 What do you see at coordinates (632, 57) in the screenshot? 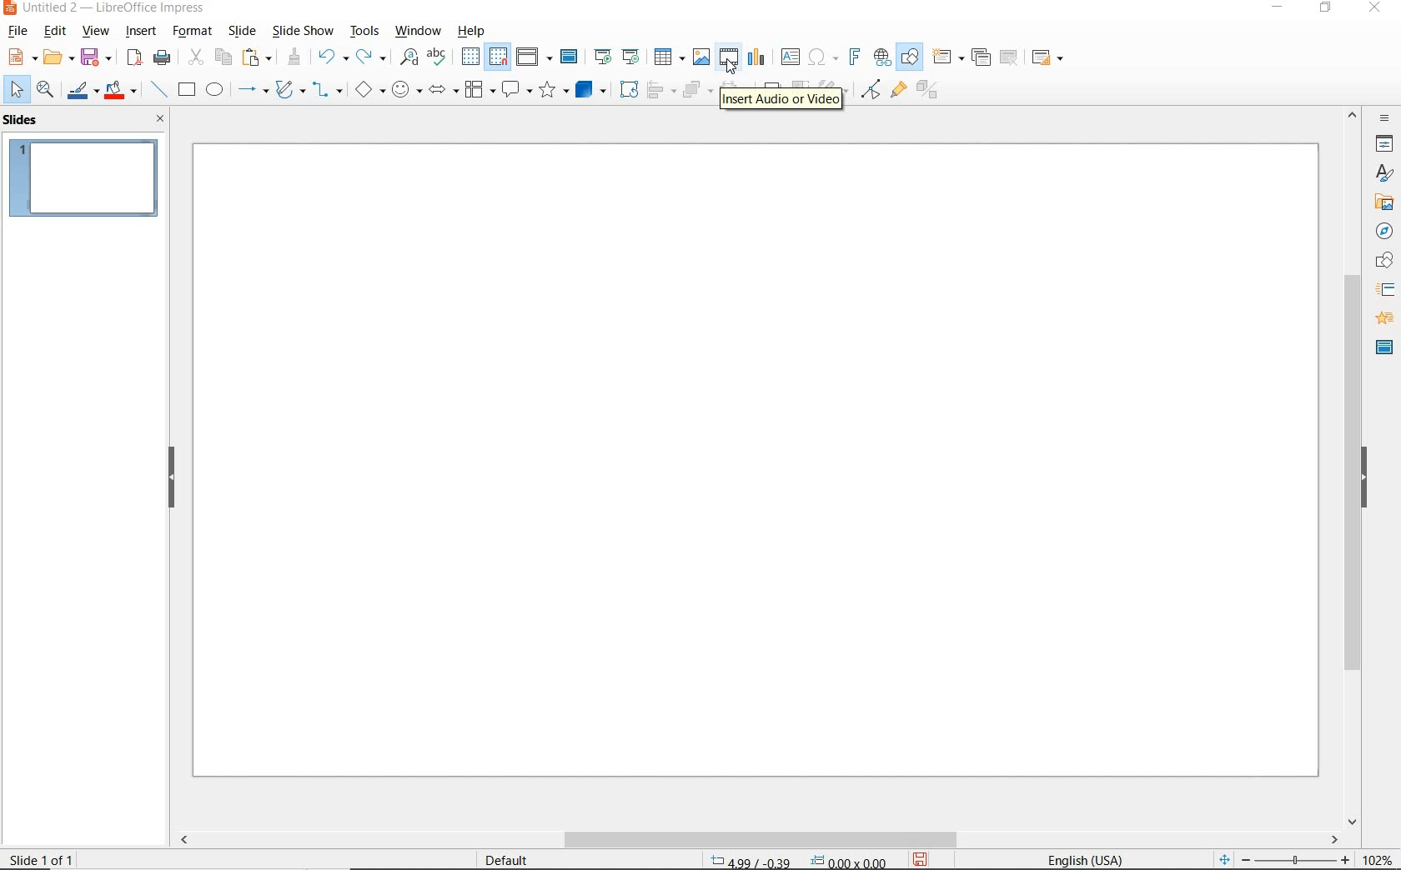
I see `START FROM CURRENT SLIDE` at bounding box center [632, 57].